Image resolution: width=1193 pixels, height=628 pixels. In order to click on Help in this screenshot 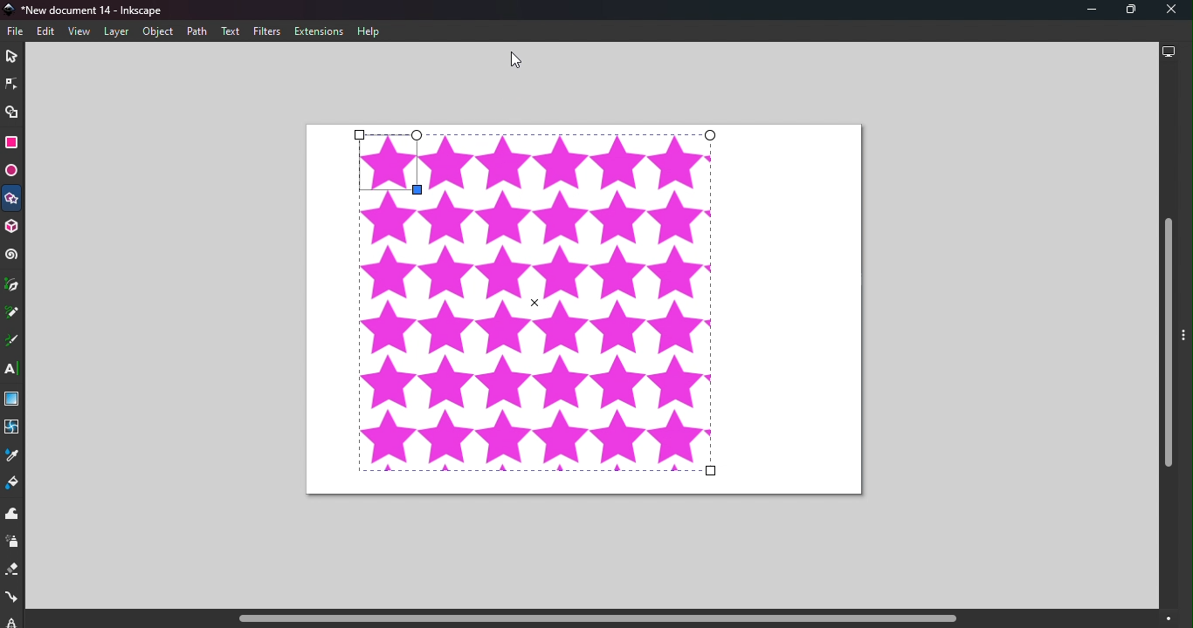, I will do `click(370, 32)`.